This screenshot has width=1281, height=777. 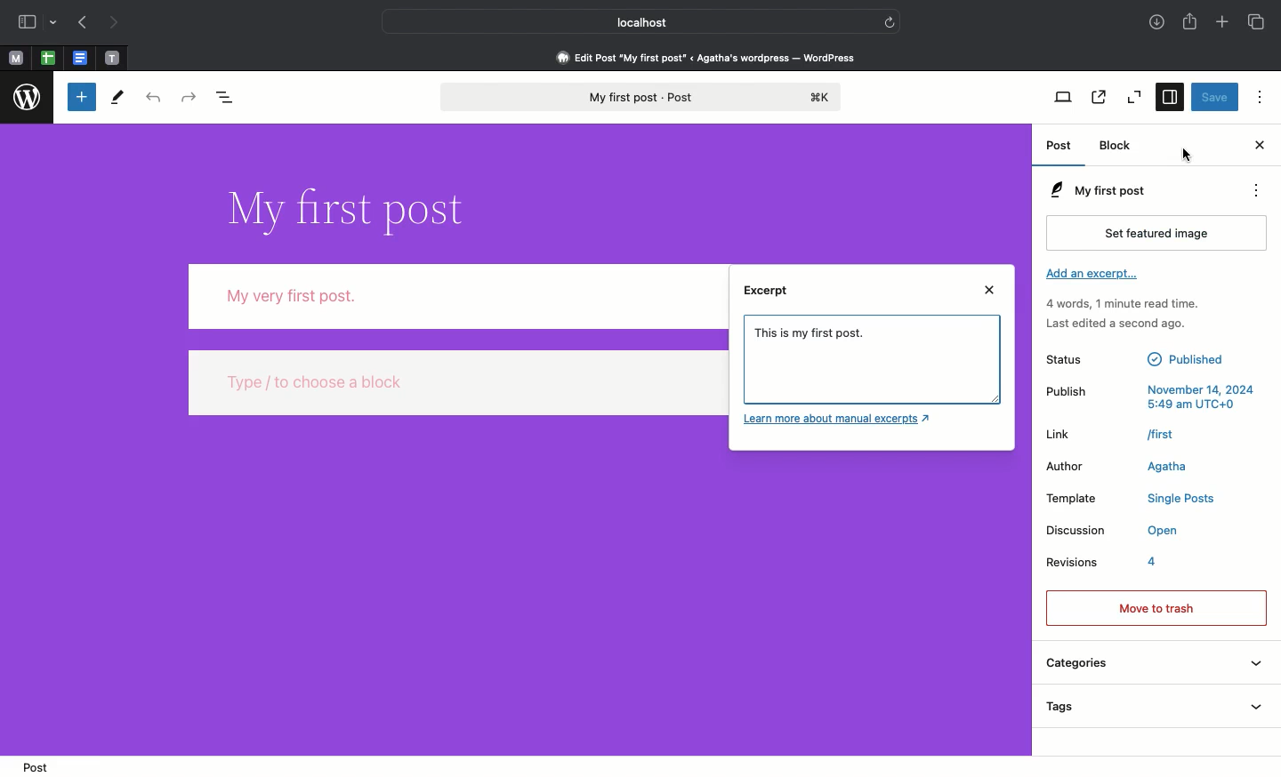 What do you see at coordinates (712, 57) in the screenshot?
I see `Edit Post "My first post” « Agatha's wordpress — WordPress` at bounding box center [712, 57].